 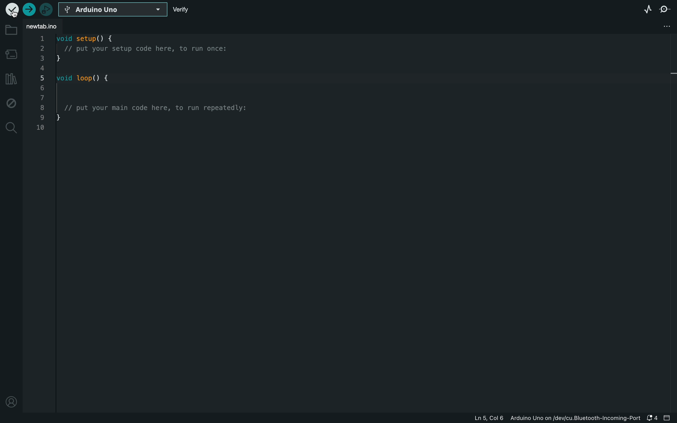 What do you see at coordinates (46, 9) in the screenshot?
I see `debugger` at bounding box center [46, 9].